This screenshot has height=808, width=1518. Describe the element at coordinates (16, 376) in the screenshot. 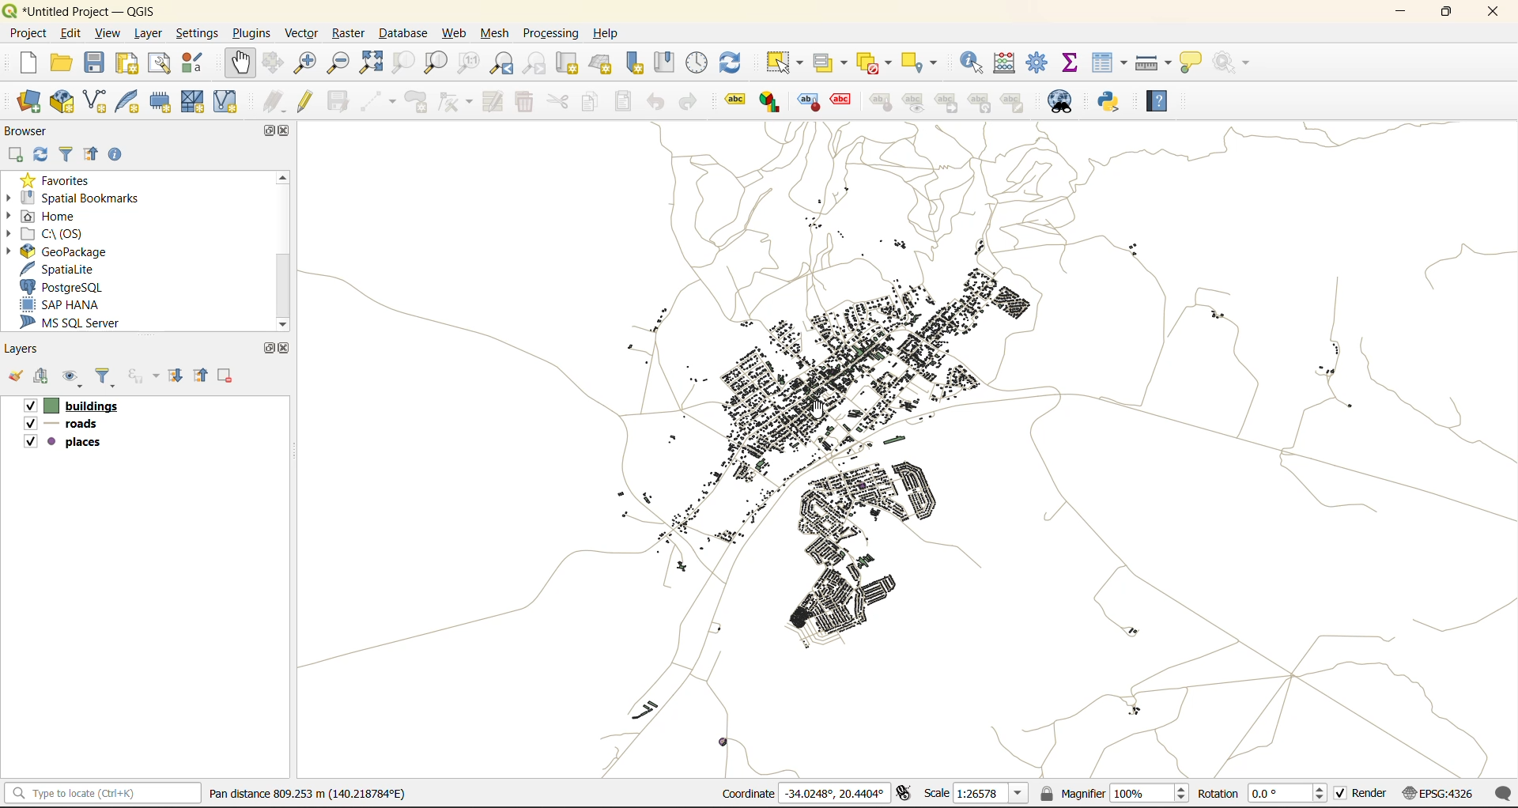

I see `open` at that location.